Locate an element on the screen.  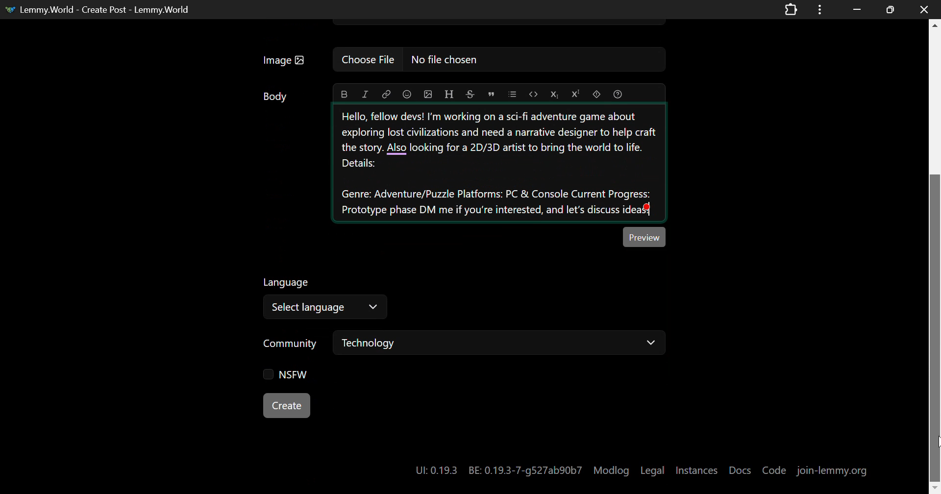
header is located at coordinates (450, 93).